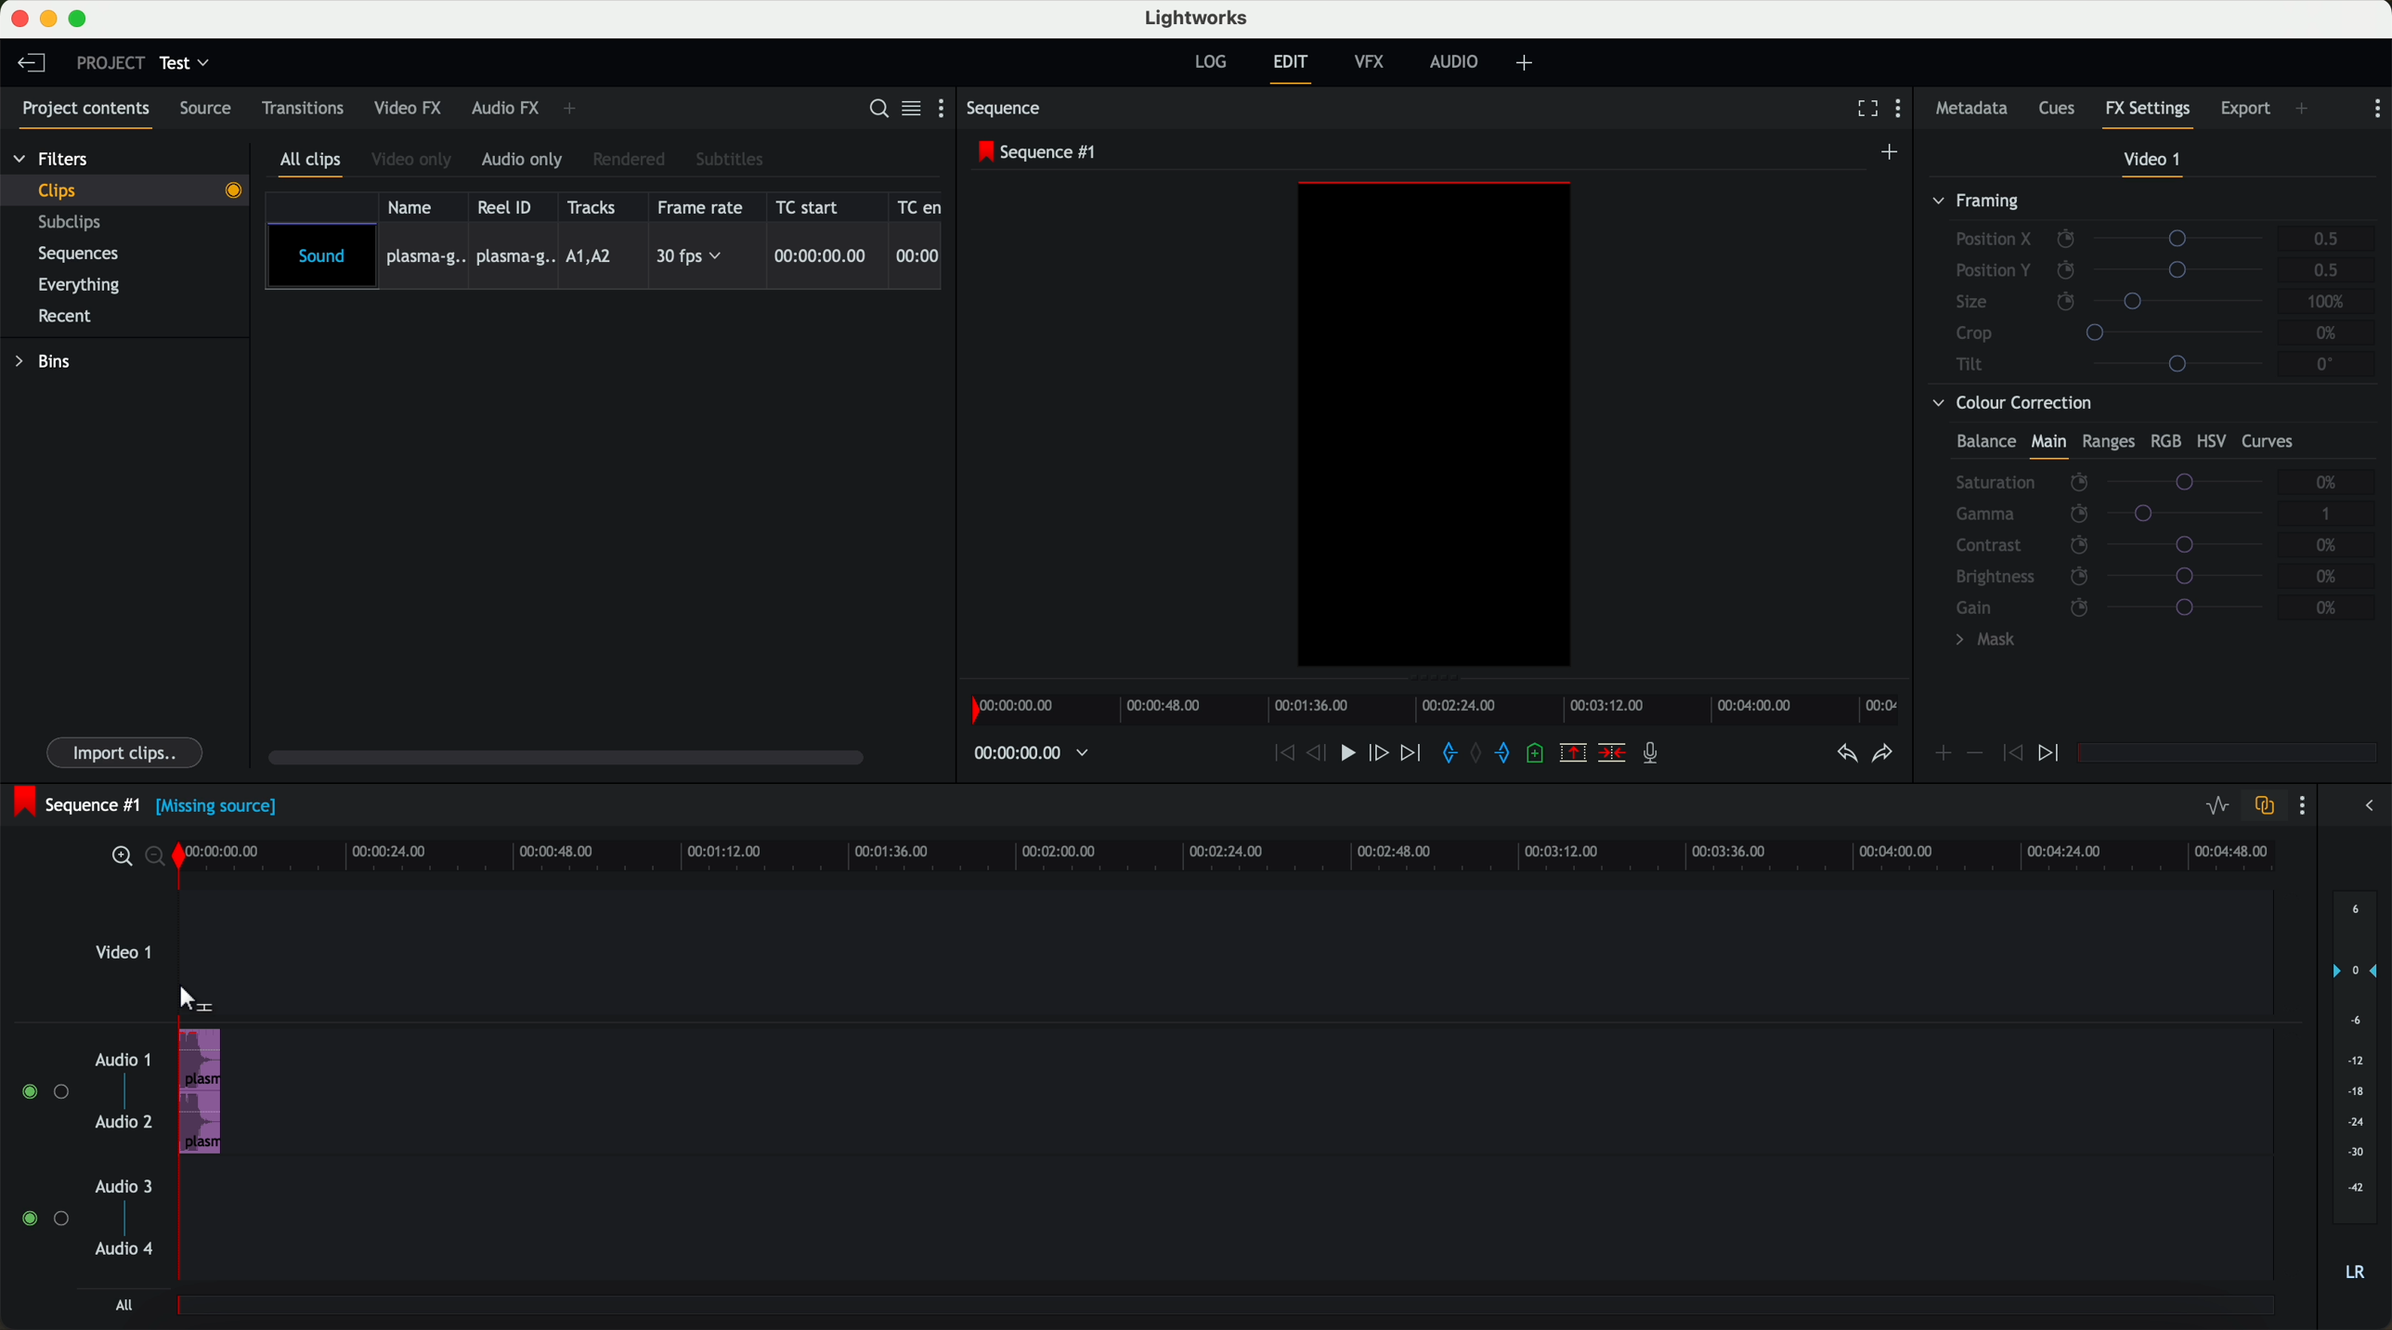 Image resolution: width=2392 pixels, height=1330 pixels. What do you see at coordinates (85, 257) in the screenshot?
I see `sequences` at bounding box center [85, 257].